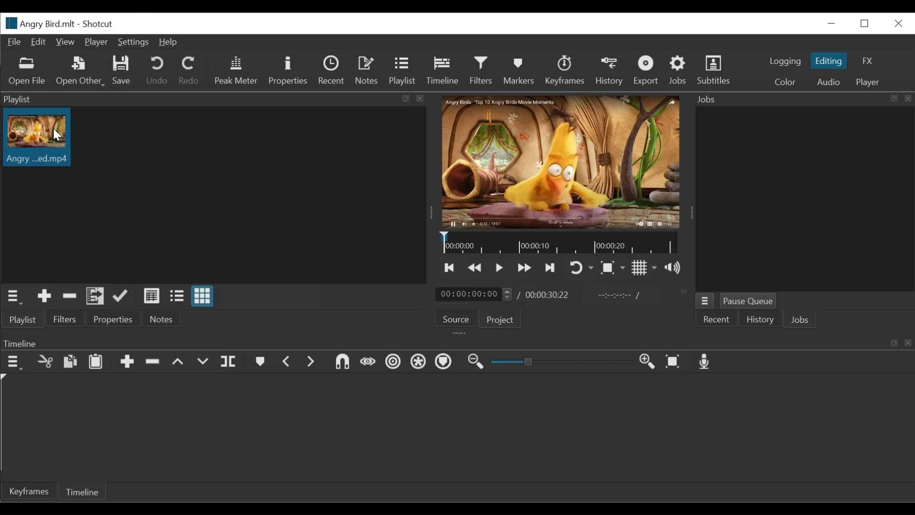 The height and width of the screenshot is (515, 915). I want to click on Skip to the next point, so click(551, 267).